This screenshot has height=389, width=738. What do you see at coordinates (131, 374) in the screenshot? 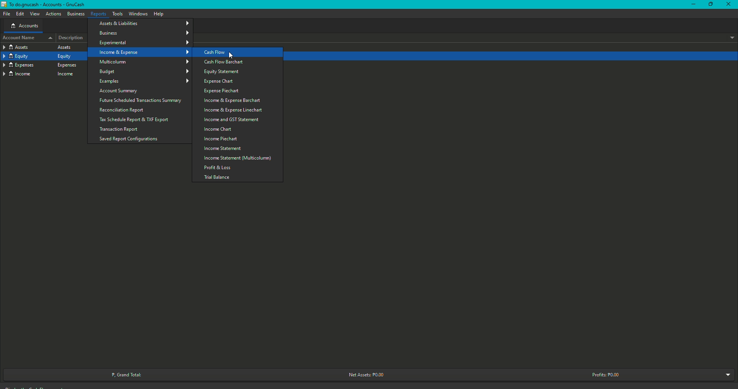
I see `Grand Total` at bounding box center [131, 374].